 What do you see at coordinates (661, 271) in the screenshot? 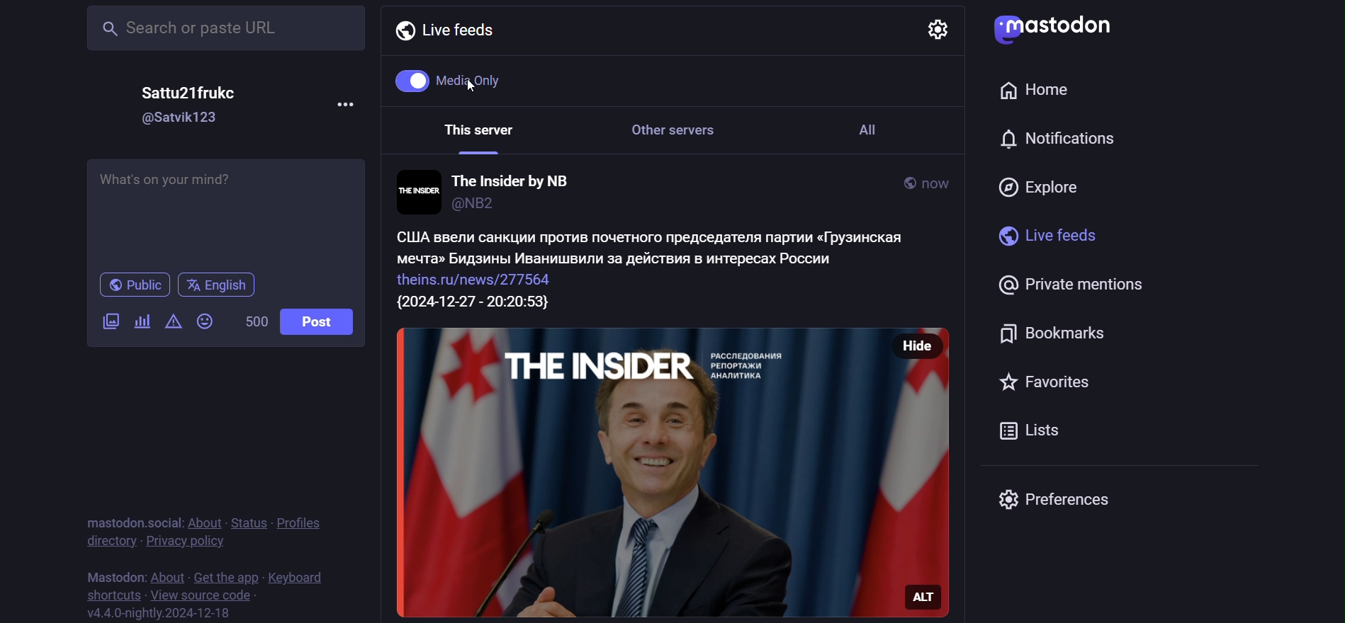
I see `CILLA BBENM CaHKLMM NPOTUB MOYETHOro NpeacesaTens naptum «pysuHckas
MeuTa» buasuHbl UBaHUWBKNY 3a eiCTBUA B MHTepecax Poccun
theins.ru/news/277564

{2024-12-27 - 20:20:53}` at bounding box center [661, 271].